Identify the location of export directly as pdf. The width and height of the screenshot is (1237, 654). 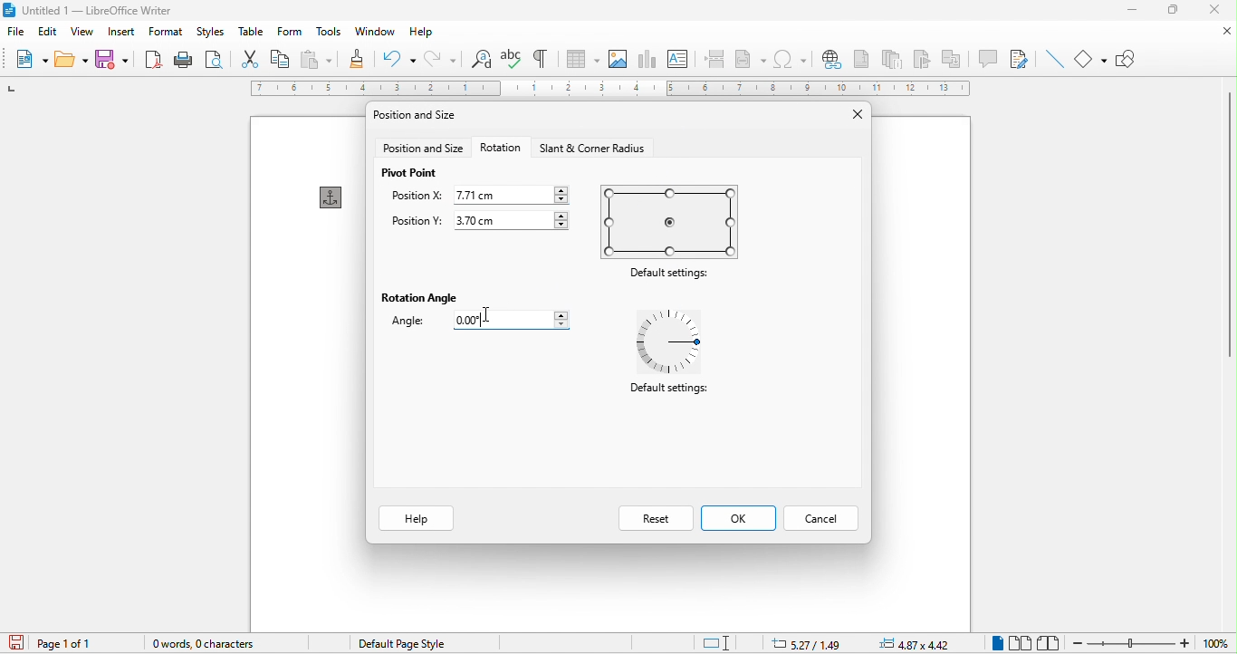
(153, 58).